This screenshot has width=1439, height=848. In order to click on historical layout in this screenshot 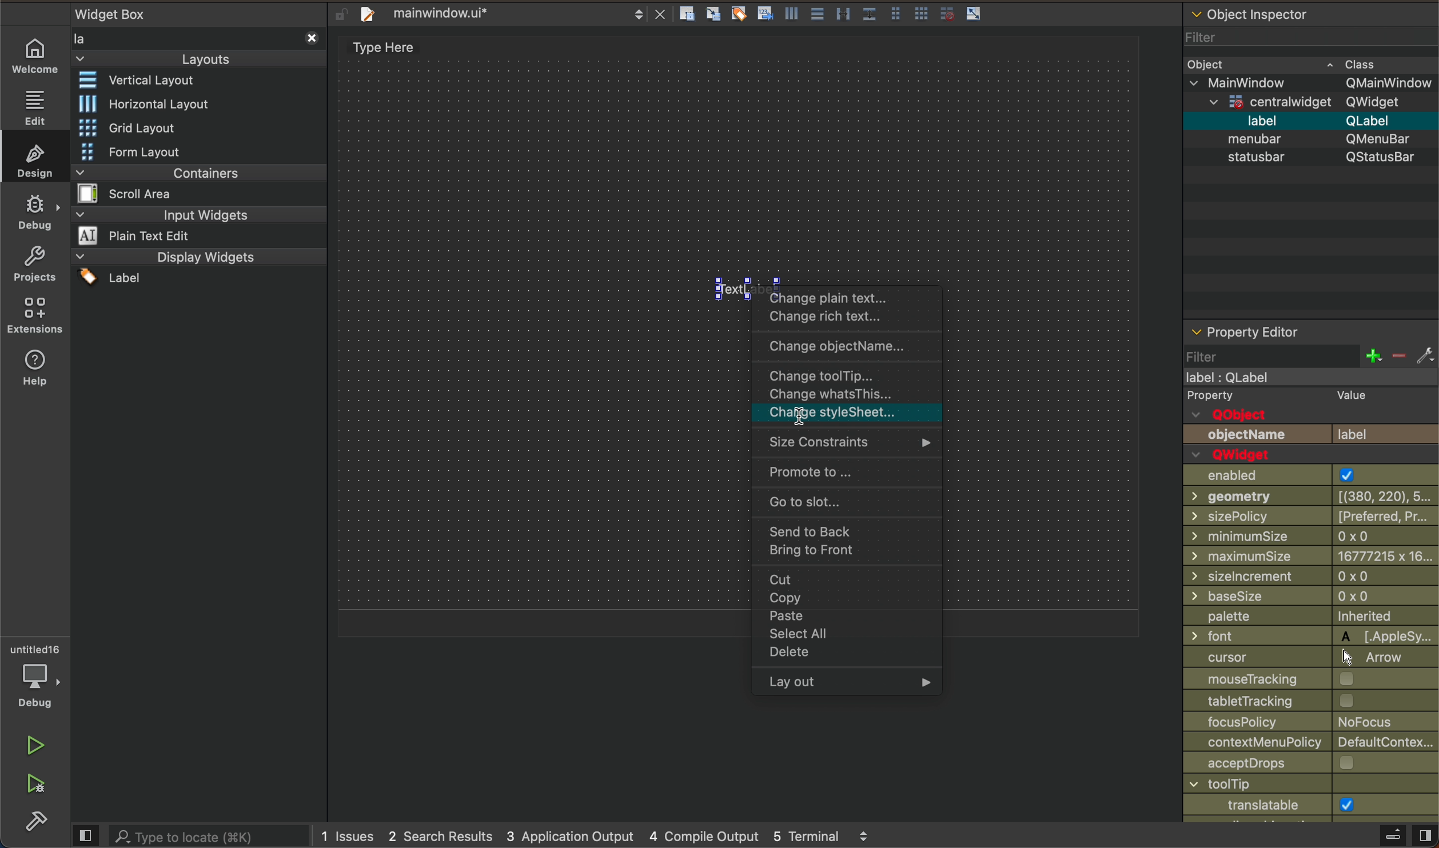, I will do `click(146, 103)`.